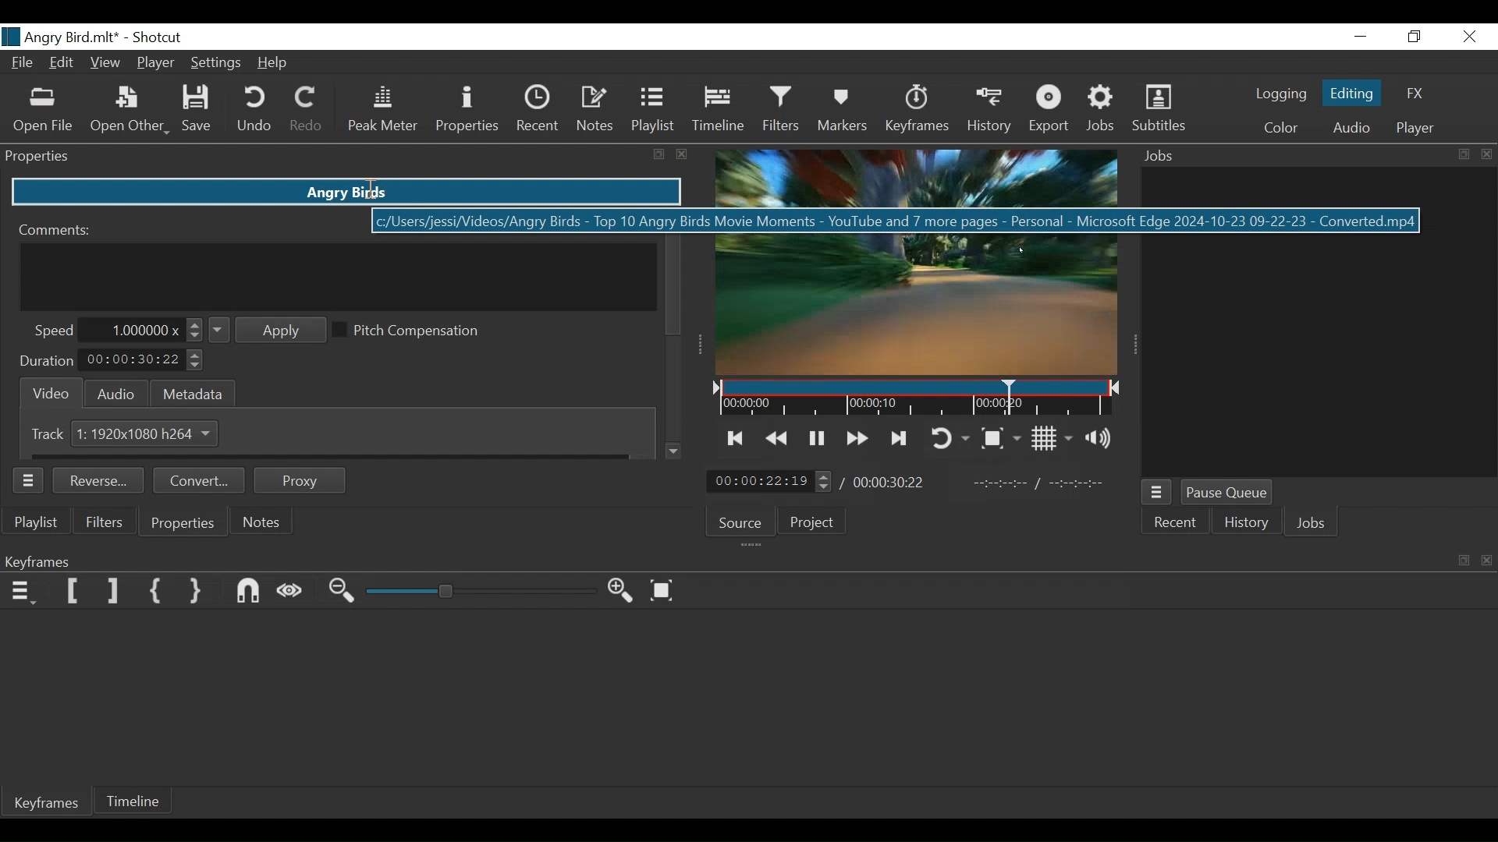 Image resolution: width=1498 pixels, height=842 pixels. I want to click on logging, so click(1275, 96).